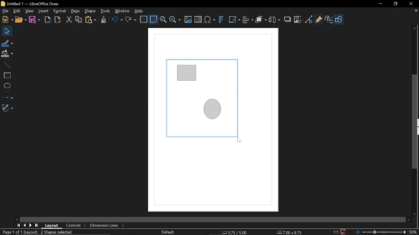 Image resolution: width=419 pixels, height=235 pixels. What do you see at coordinates (154, 19) in the screenshot?
I see `Snap to grid` at bounding box center [154, 19].